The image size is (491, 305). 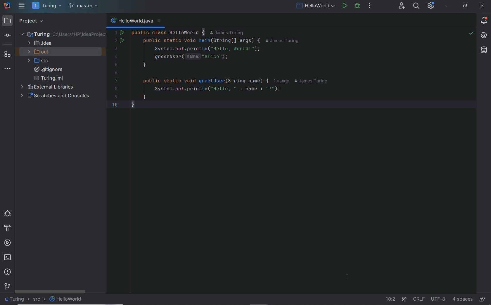 I want to click on EDIT OR READ ONLY, so click(x=483, y=297).